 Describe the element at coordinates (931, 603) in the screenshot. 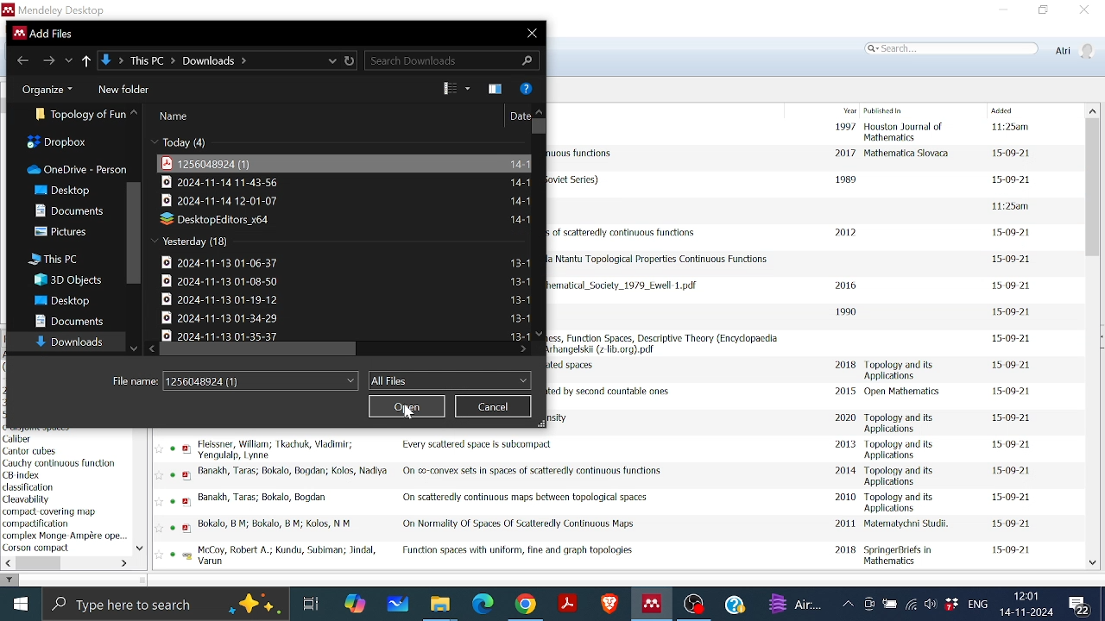

I see `Speaker/Headphone` at that location.